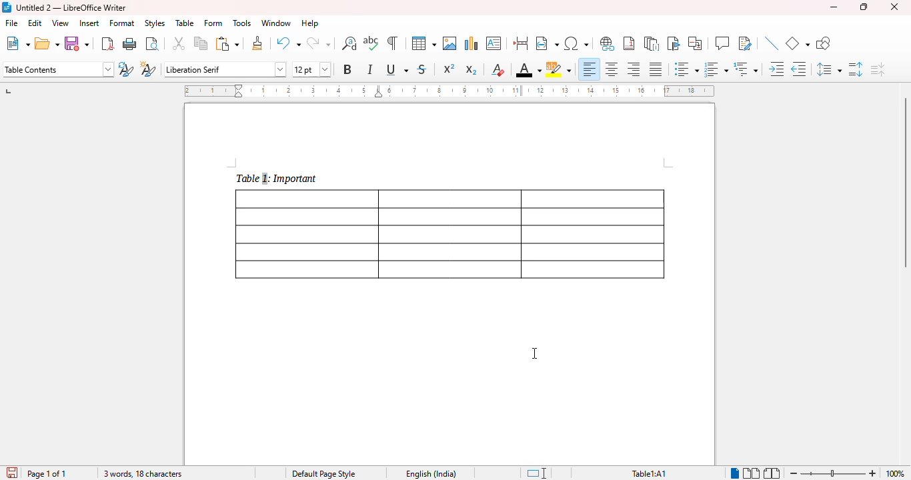 This screenshot has height=480, width=911. I want to click on standard selection, so click(538, 473).